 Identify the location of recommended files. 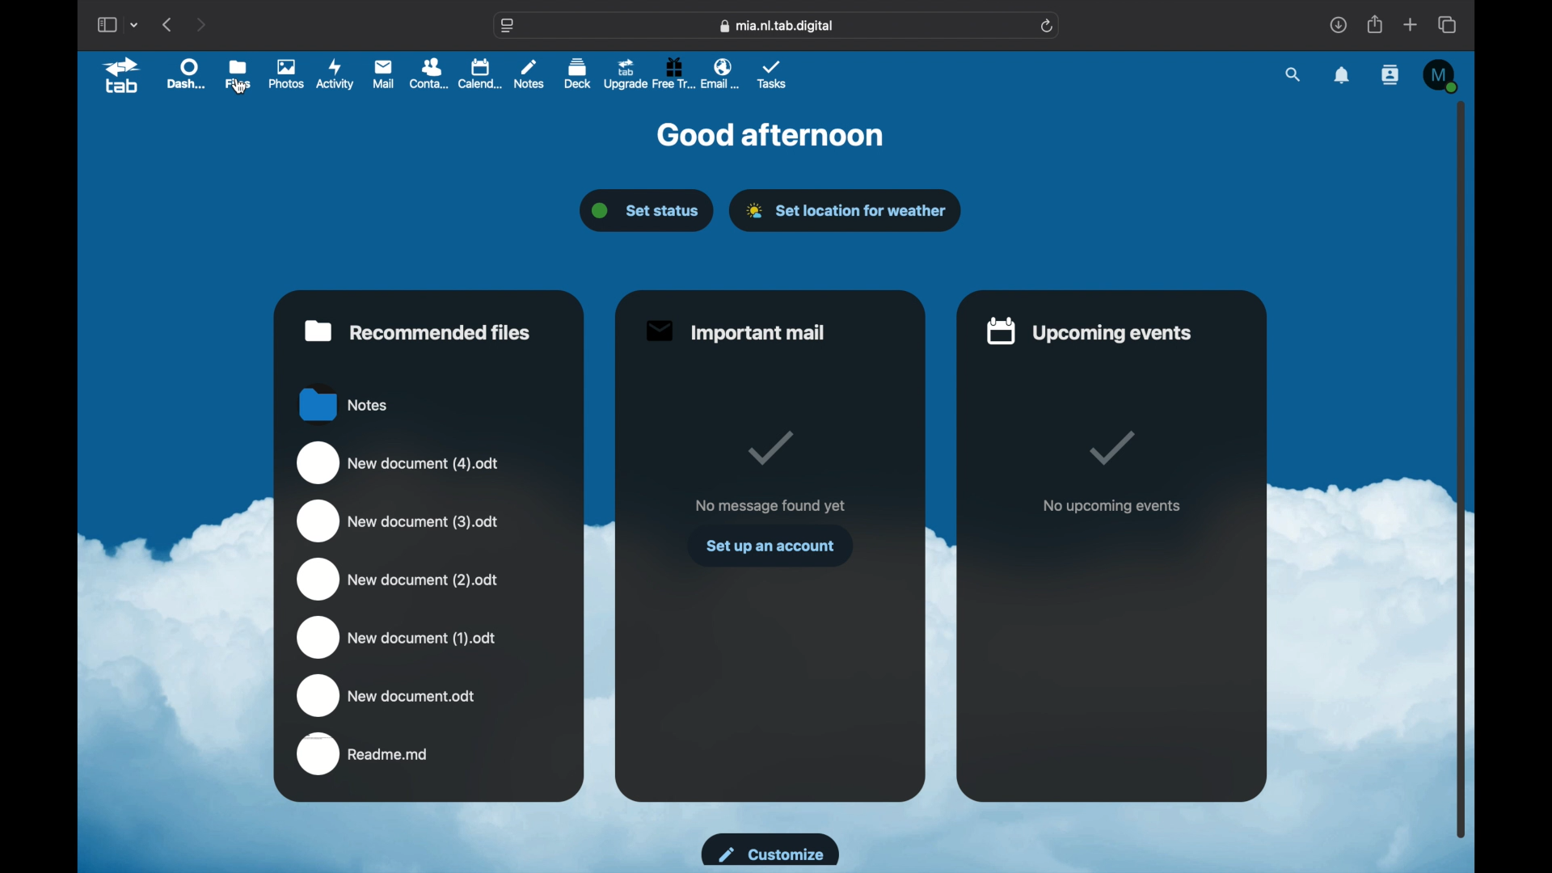
(417, 331).